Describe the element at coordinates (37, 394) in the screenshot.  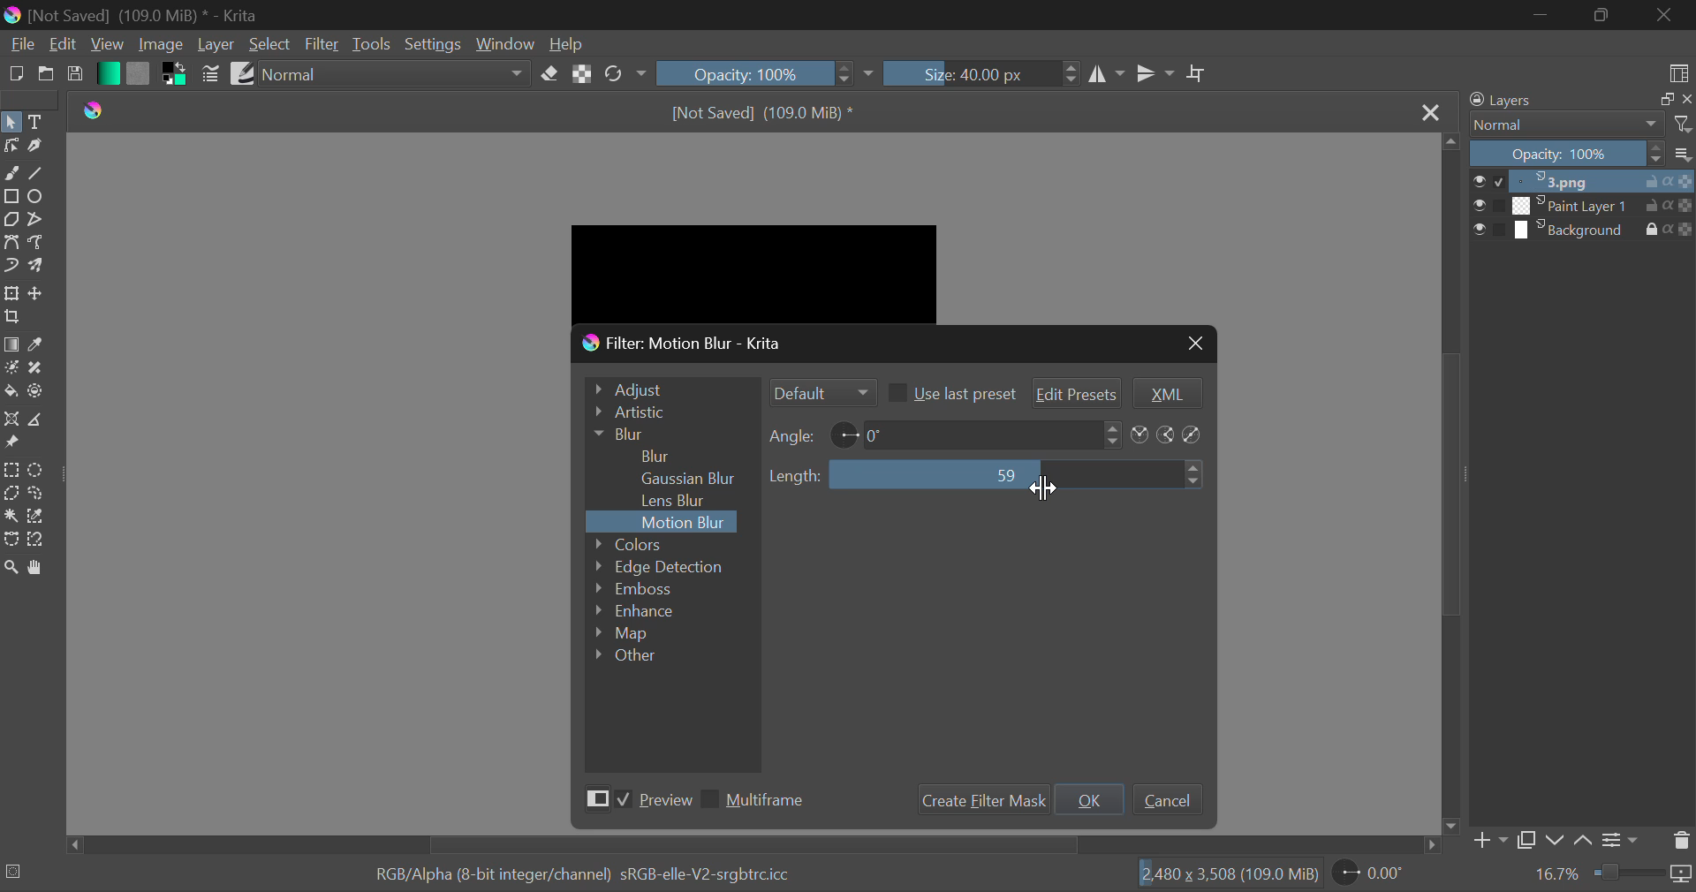
I see `Enclose and Fill` at that location.